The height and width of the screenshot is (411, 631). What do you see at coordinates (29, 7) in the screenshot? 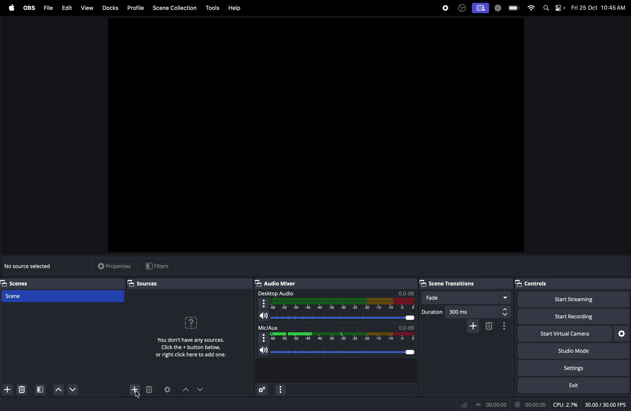
I see `obs menu` at bounding box center [29, 7].